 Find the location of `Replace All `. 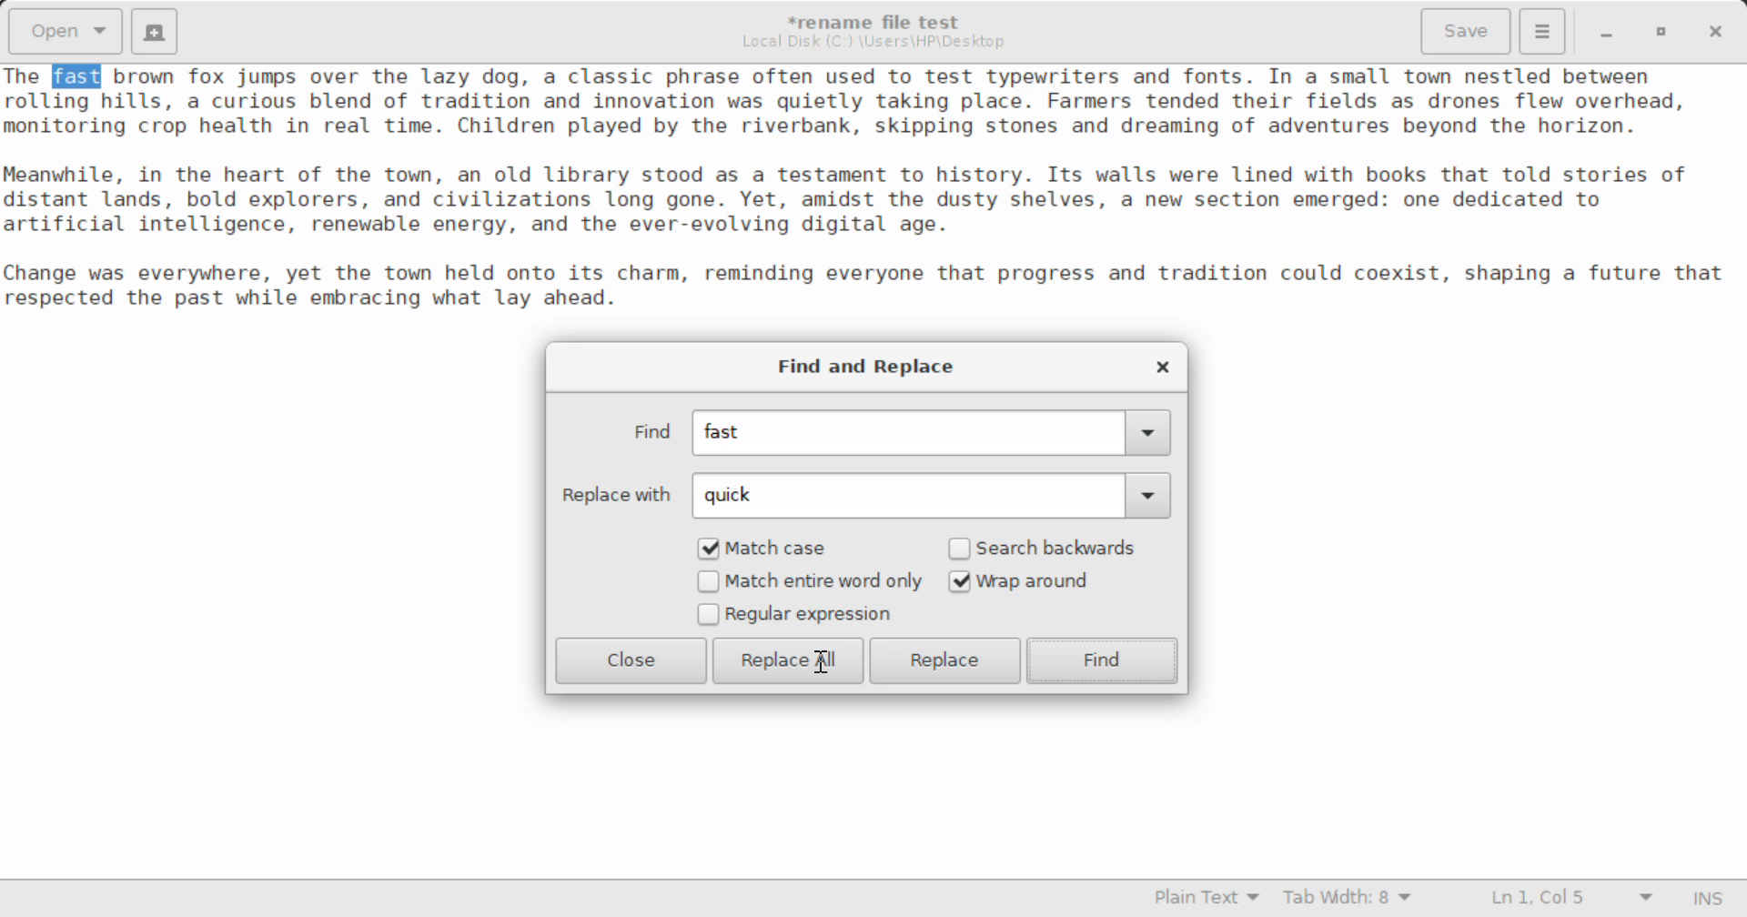

Replace All  is located at coordinates (788, 660).